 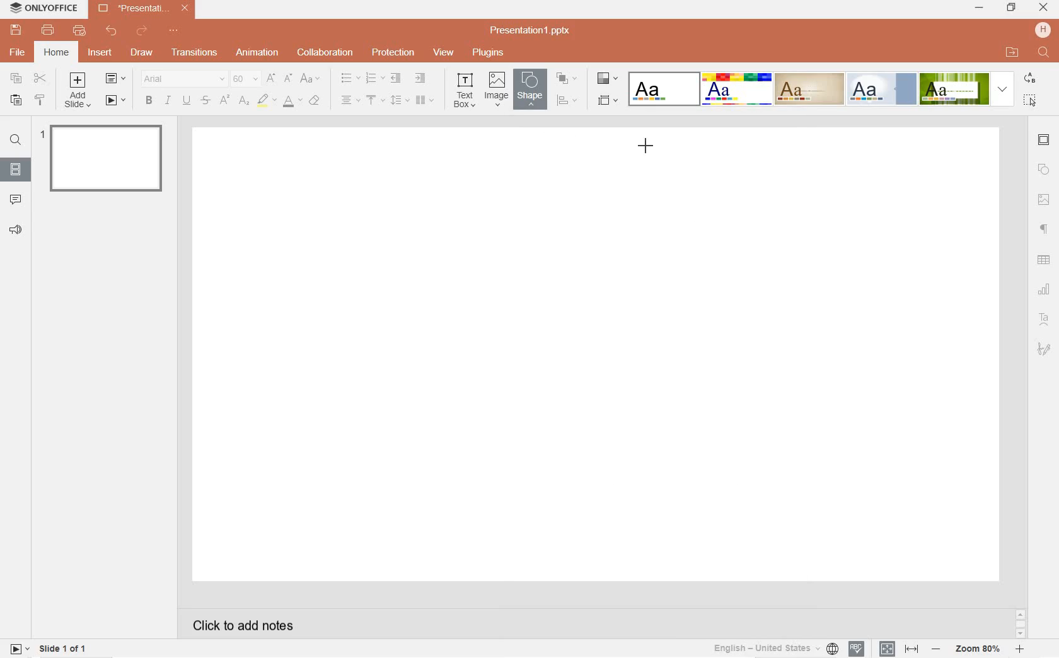 I want to click on protection, so click(x=393, y=54).